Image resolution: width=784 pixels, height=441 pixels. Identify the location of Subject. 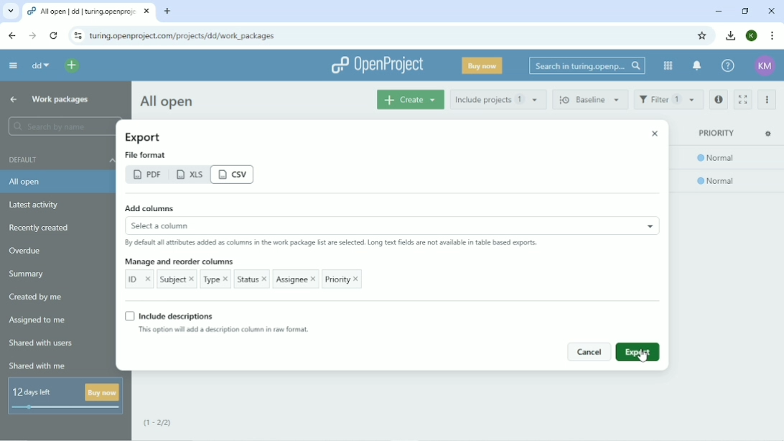
(177, 279).